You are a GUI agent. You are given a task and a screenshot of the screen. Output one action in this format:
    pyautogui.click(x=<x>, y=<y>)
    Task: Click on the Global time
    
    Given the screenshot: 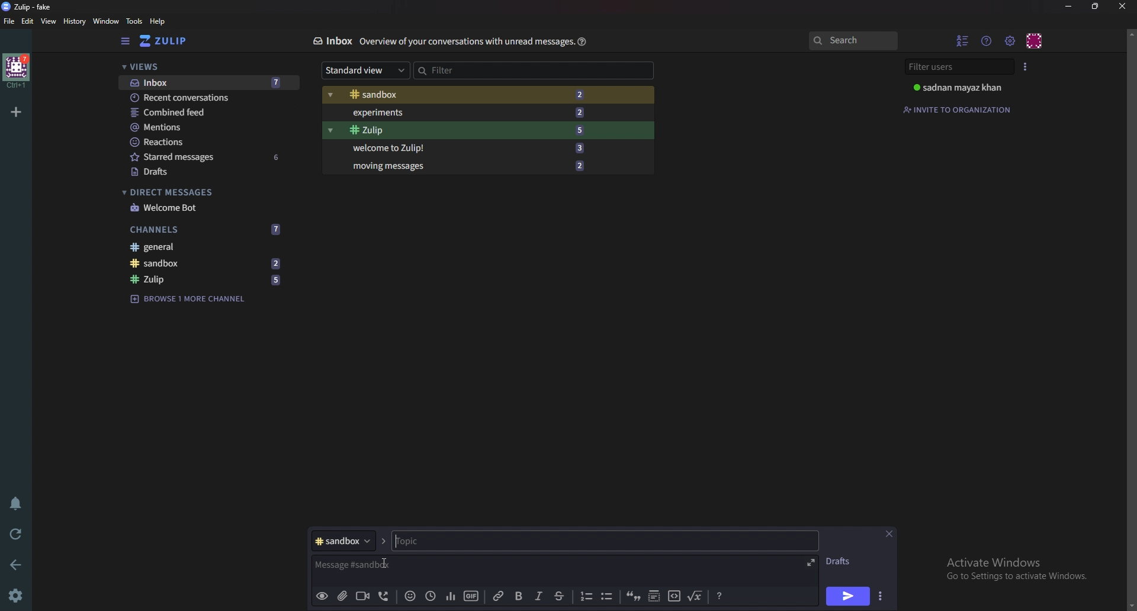 What is the action you would take?
    pyautogui.click(x=430, y=596)
    